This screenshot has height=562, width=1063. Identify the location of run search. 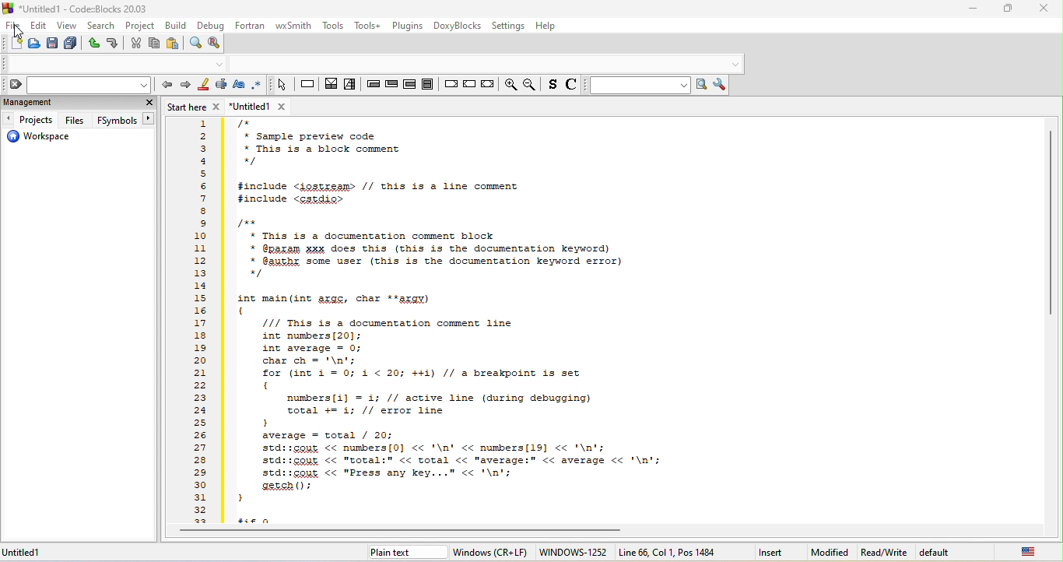
(703, 86).